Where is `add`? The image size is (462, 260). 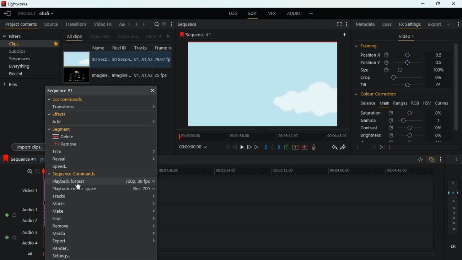 add is located at coordinates (311, 14).